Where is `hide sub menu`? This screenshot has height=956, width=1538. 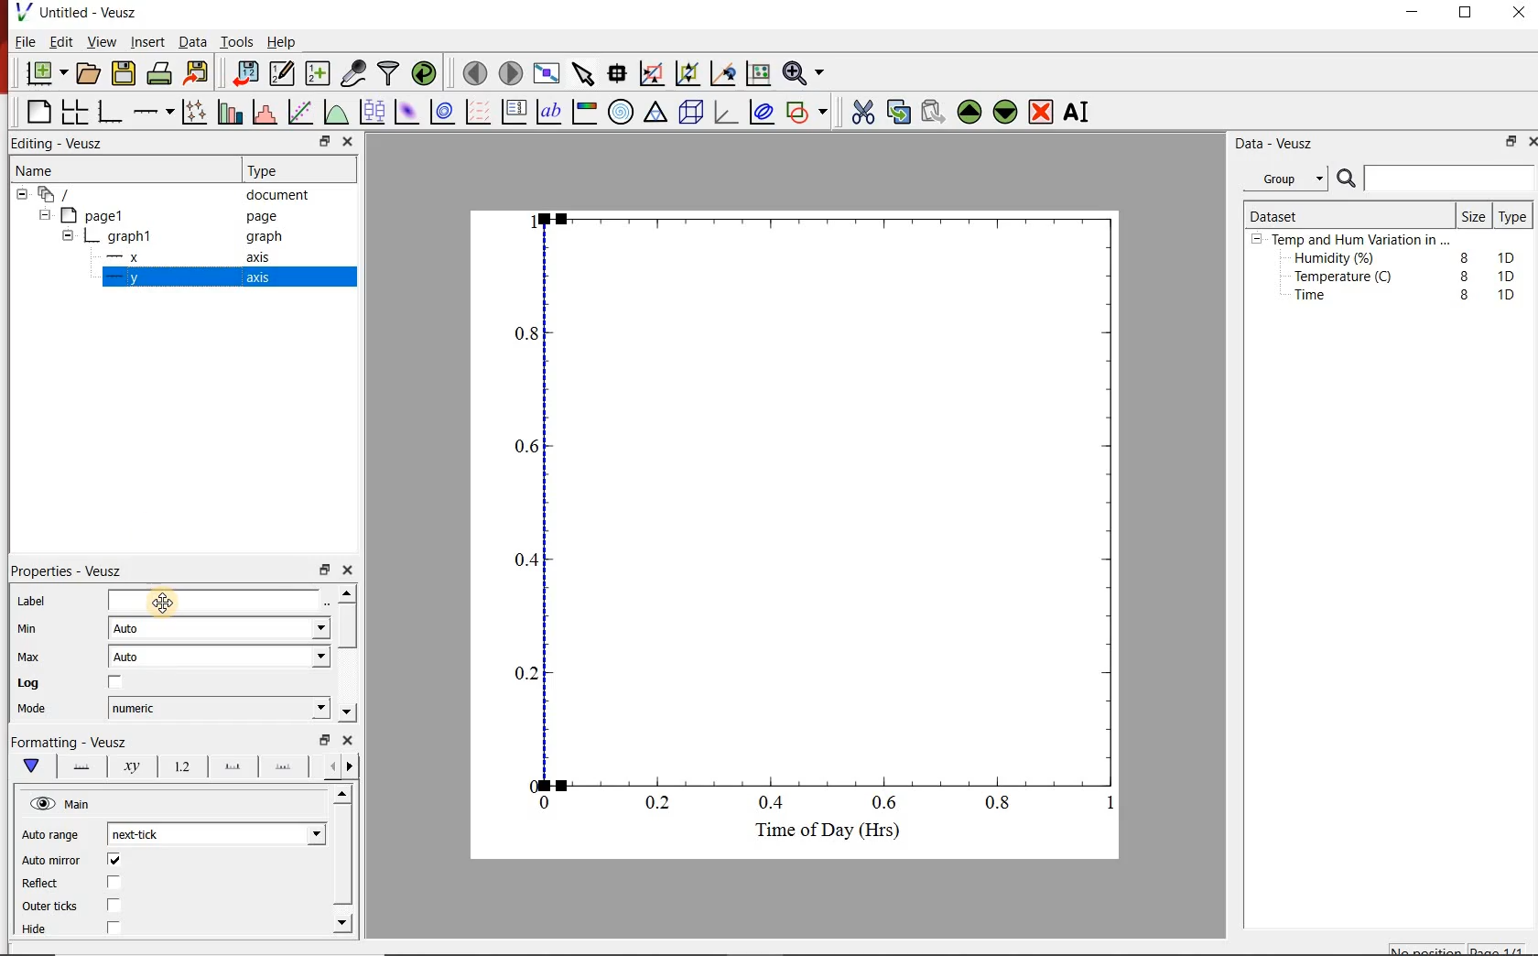 hide sub menu is located at coordinates (20, 197).